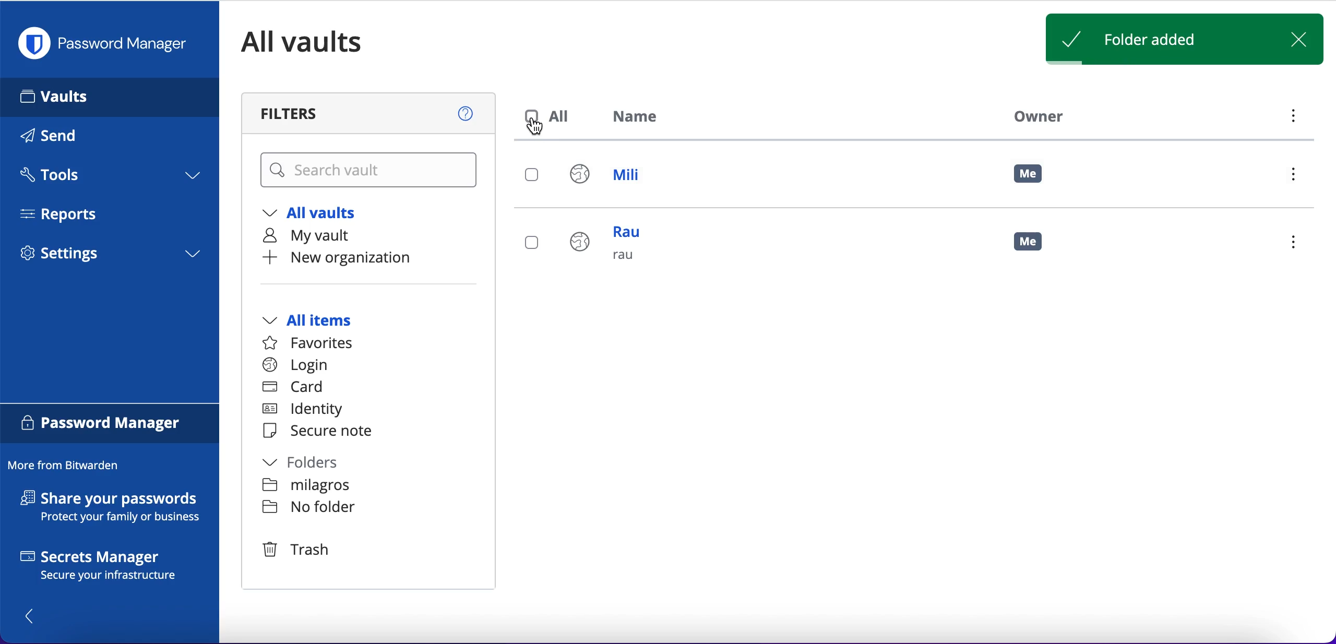 This screenshot has width=1336, height=644. I want to click on rau rau, so click(611, 249).